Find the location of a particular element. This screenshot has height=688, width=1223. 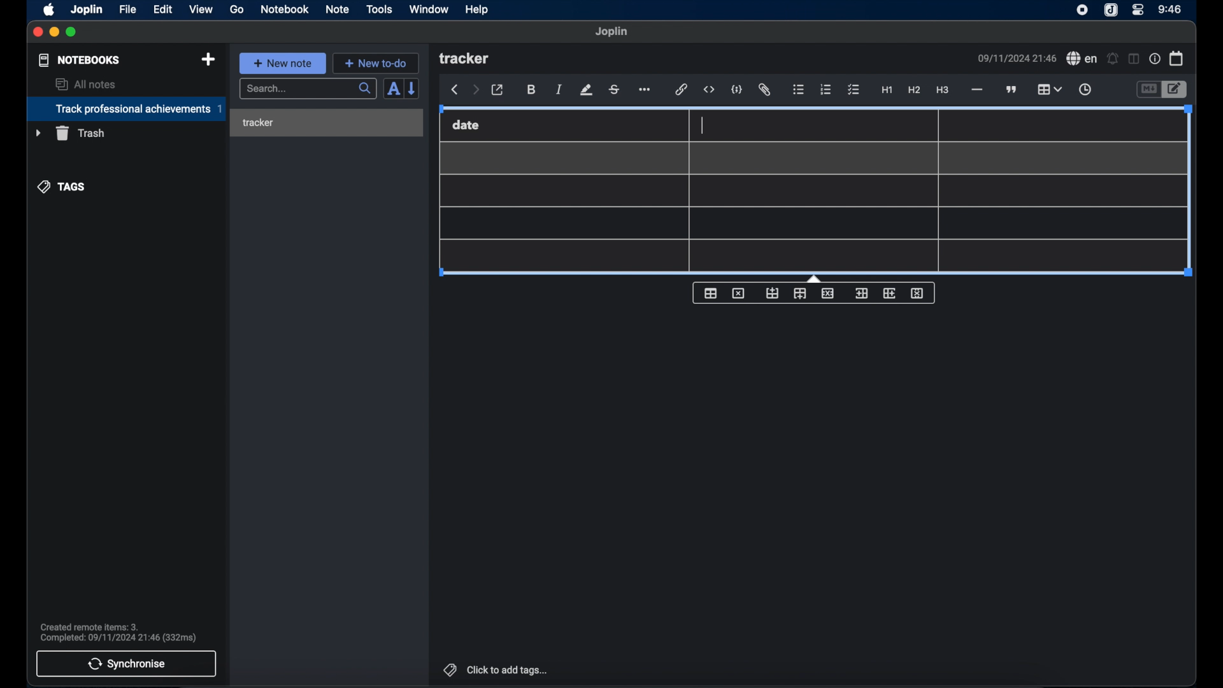

synchronise is located at coordinates (127, 664).